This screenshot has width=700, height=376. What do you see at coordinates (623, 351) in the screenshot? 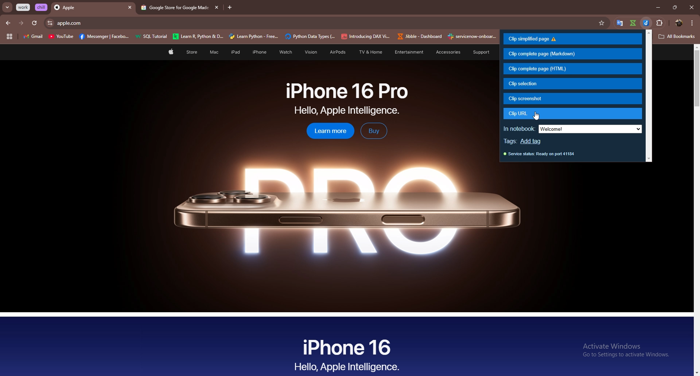
I see `Activate Windows
Go to Settings to activate Windows.` at bounding box center [623, 351].